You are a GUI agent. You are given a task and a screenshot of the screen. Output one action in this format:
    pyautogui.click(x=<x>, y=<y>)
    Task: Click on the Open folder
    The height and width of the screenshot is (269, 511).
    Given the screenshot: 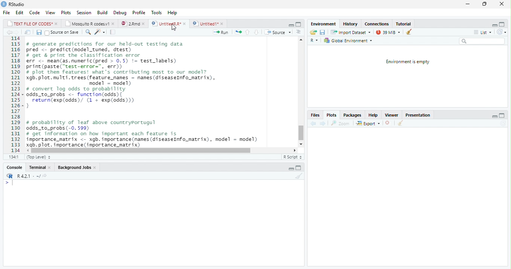 What is the action you would take?
    pyautogui.click(x=313, y=32)
    